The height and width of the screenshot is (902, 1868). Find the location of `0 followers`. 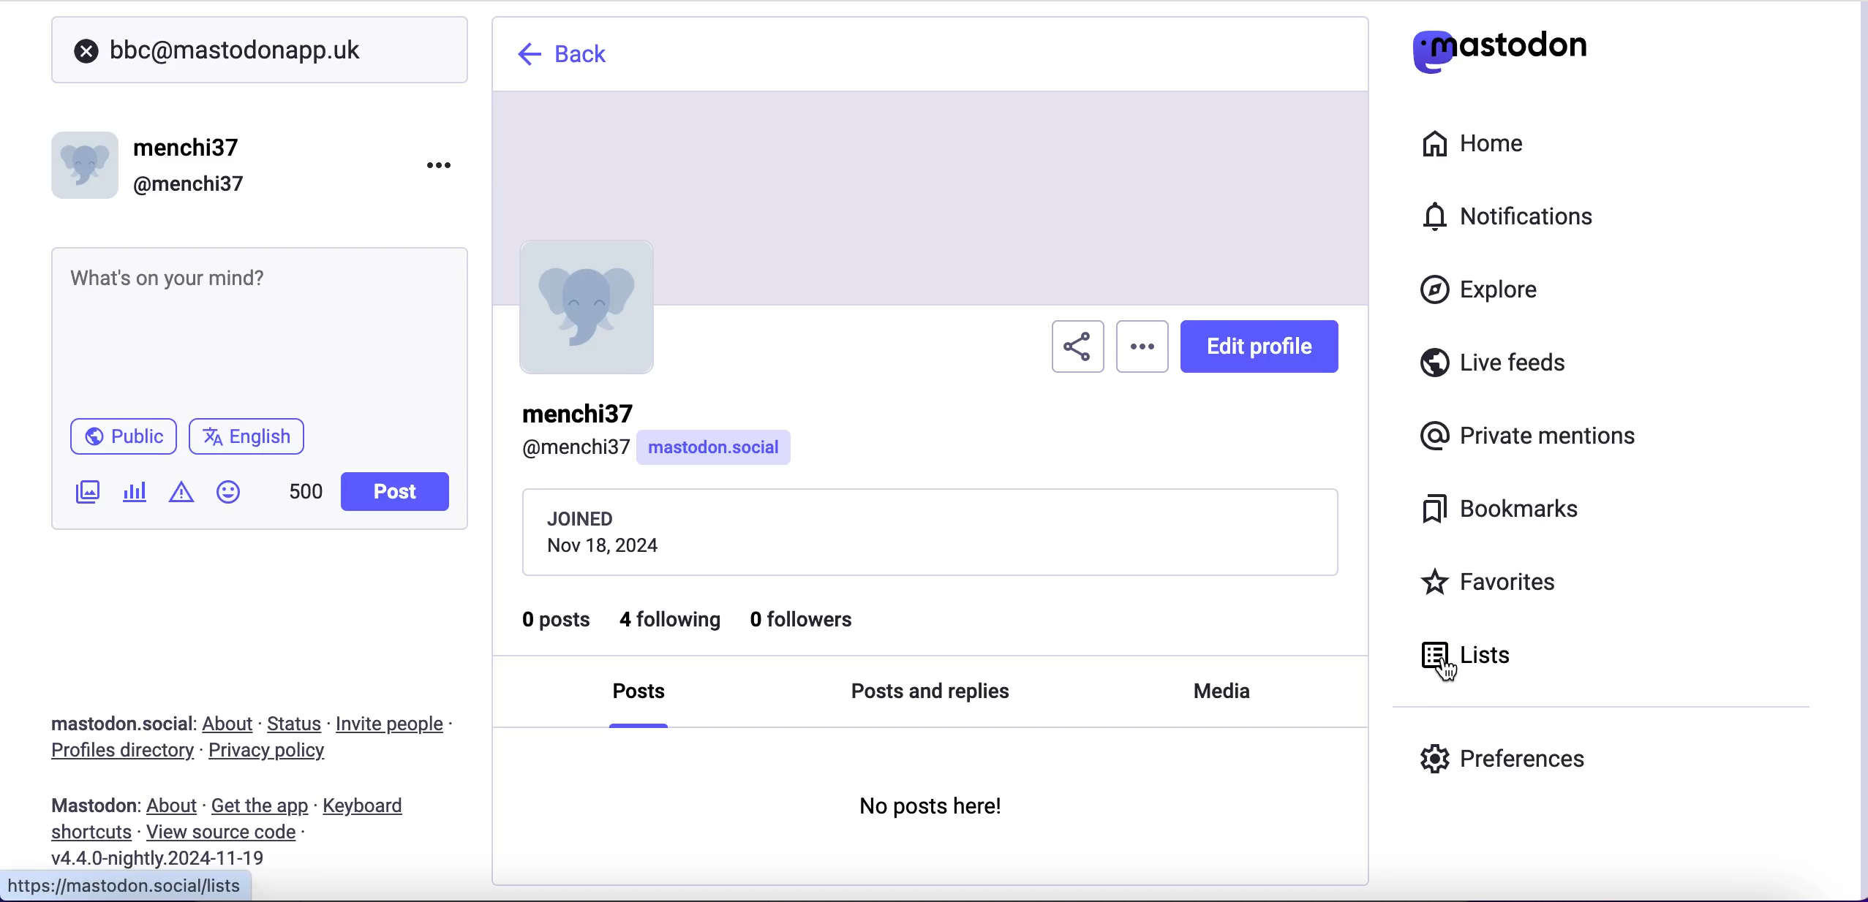

0 followers is located at coordinates (807, 620).